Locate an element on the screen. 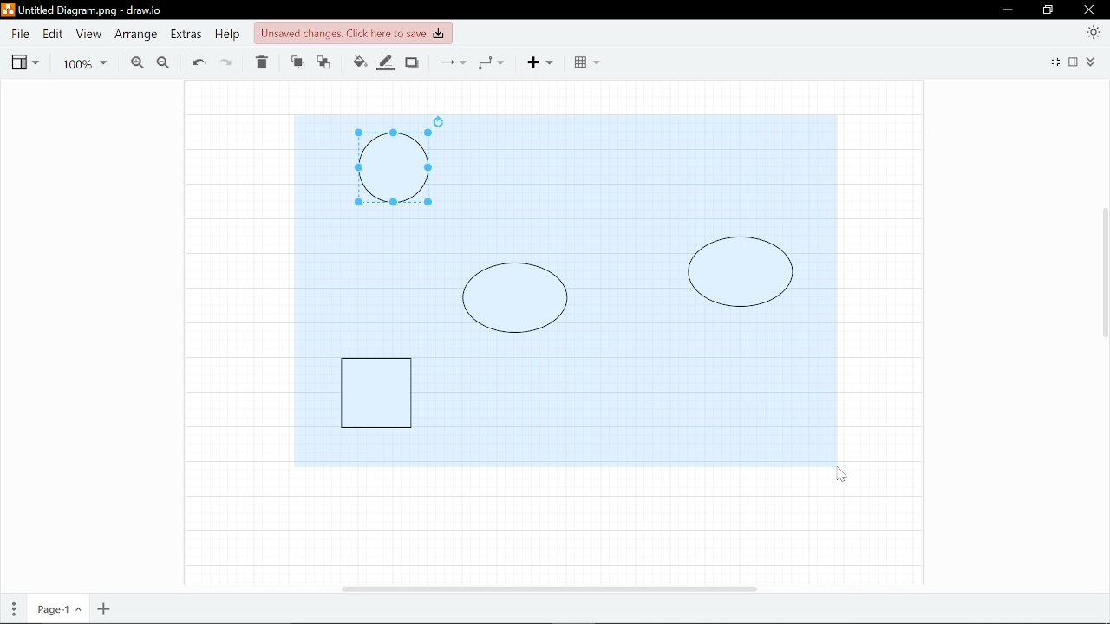 This screenshot has width=1110, height=624. Horizontal scrollbar is located at coordinates (550, 588).